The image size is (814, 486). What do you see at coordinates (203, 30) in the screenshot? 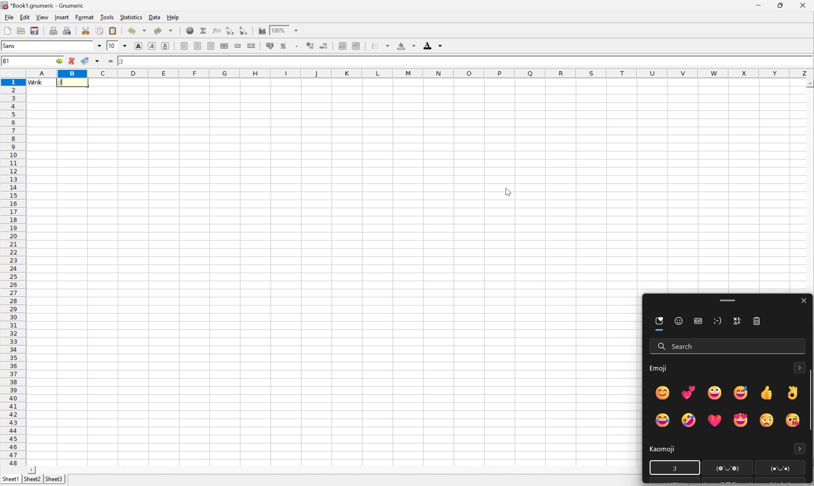
I see `sum in current cell` at bounding box center [203, 30].